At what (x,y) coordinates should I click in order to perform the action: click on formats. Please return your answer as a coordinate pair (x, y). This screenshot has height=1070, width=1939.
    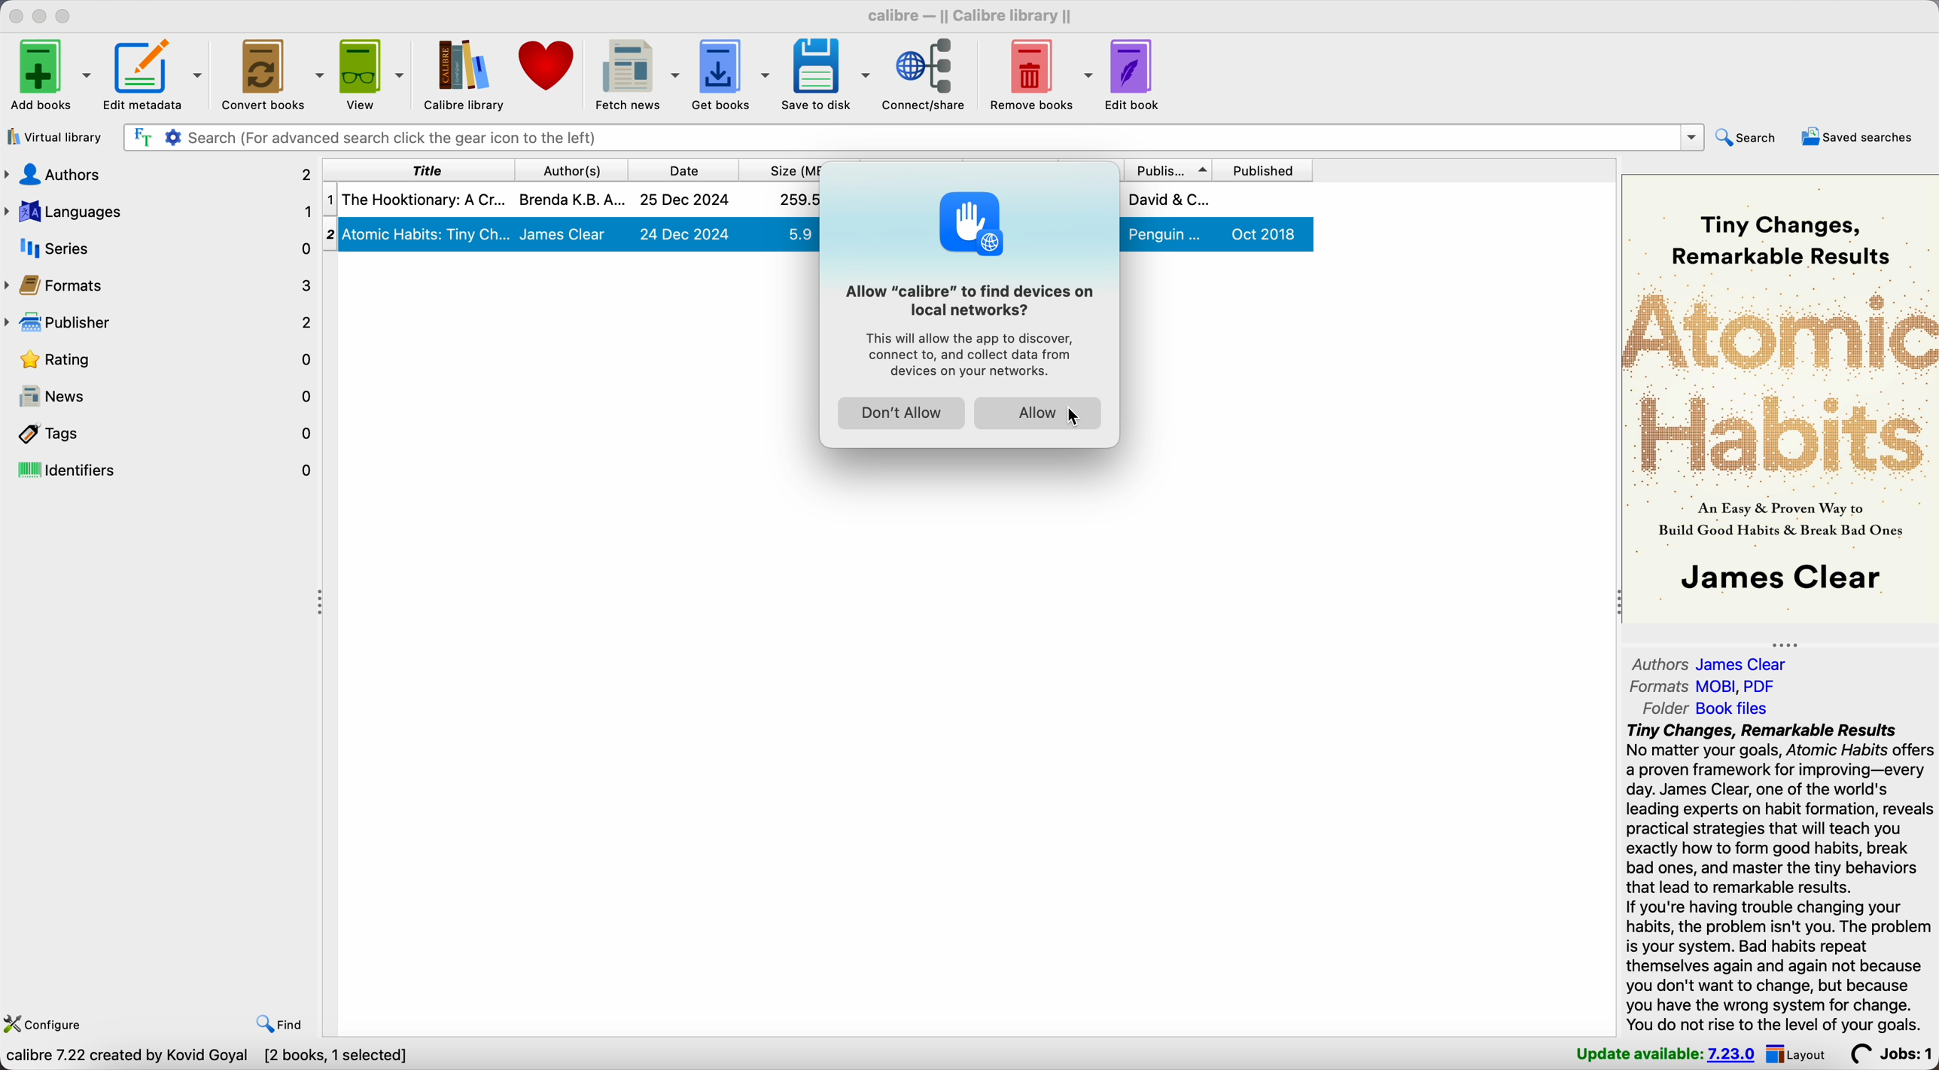
    Looking at the image, I should click on (1708, 685).